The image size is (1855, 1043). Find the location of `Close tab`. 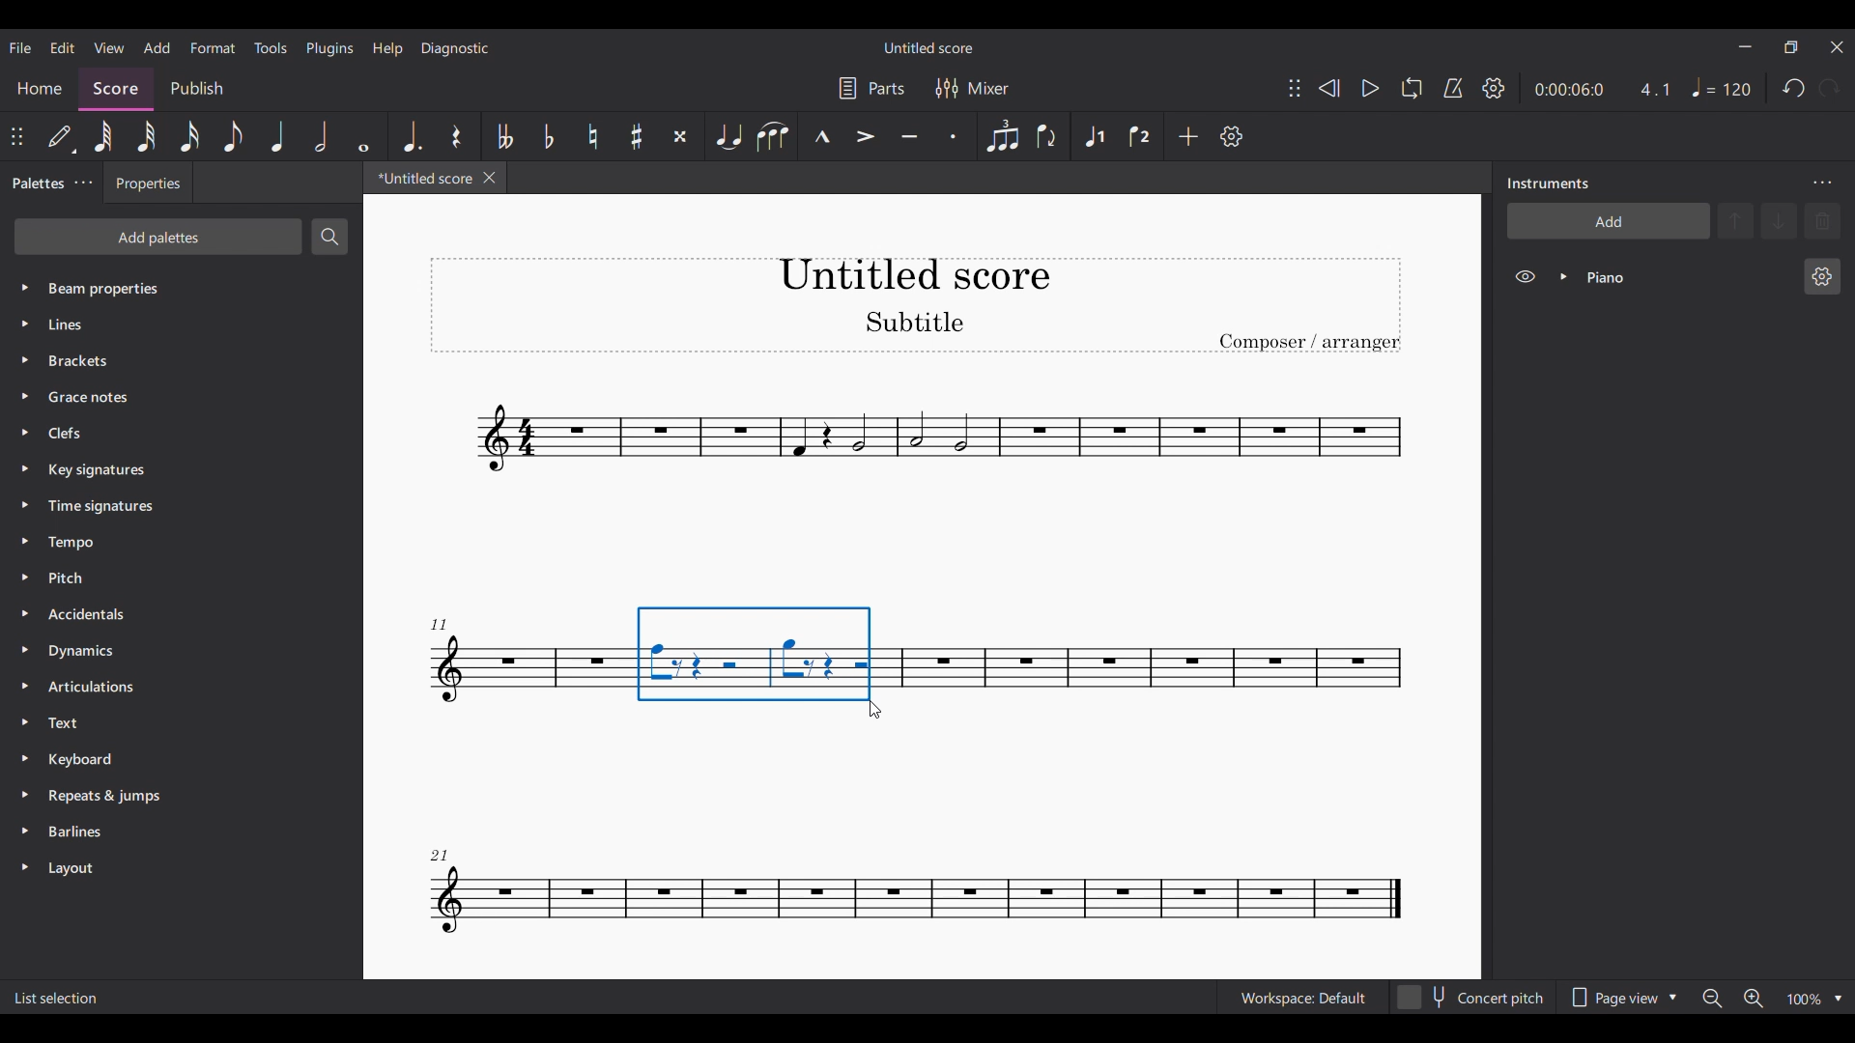

Close tab is located at coordinates (490, 178).